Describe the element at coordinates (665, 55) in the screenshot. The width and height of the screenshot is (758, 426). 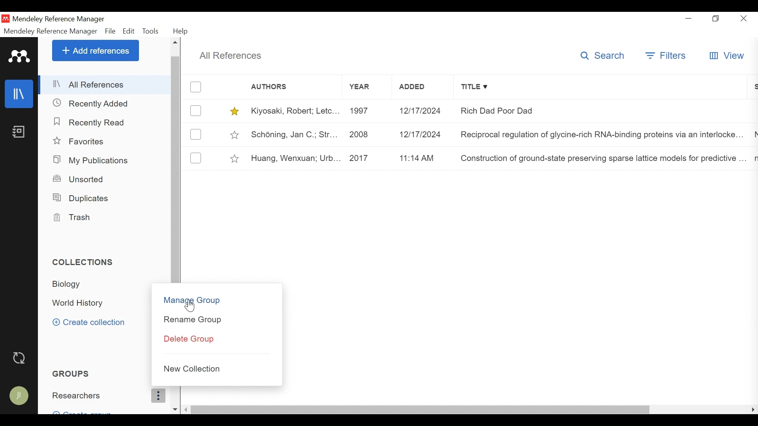
I see `Filters` at that location.